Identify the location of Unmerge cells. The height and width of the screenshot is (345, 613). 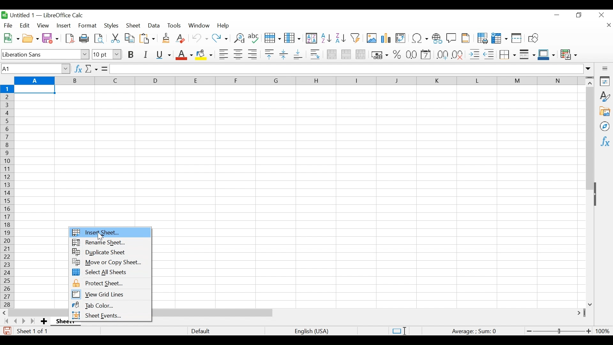
(361, 55).